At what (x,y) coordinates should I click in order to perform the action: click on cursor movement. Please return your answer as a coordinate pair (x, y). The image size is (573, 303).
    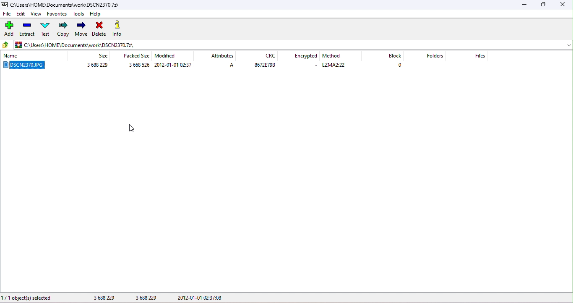
    Looking at the image, I should click on (130, 128).